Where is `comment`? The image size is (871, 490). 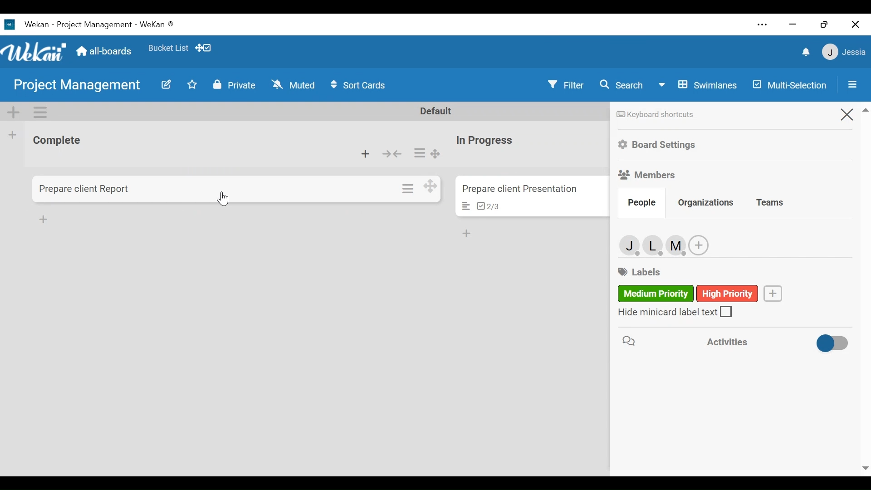 comment is located at coordinates (628, 341).